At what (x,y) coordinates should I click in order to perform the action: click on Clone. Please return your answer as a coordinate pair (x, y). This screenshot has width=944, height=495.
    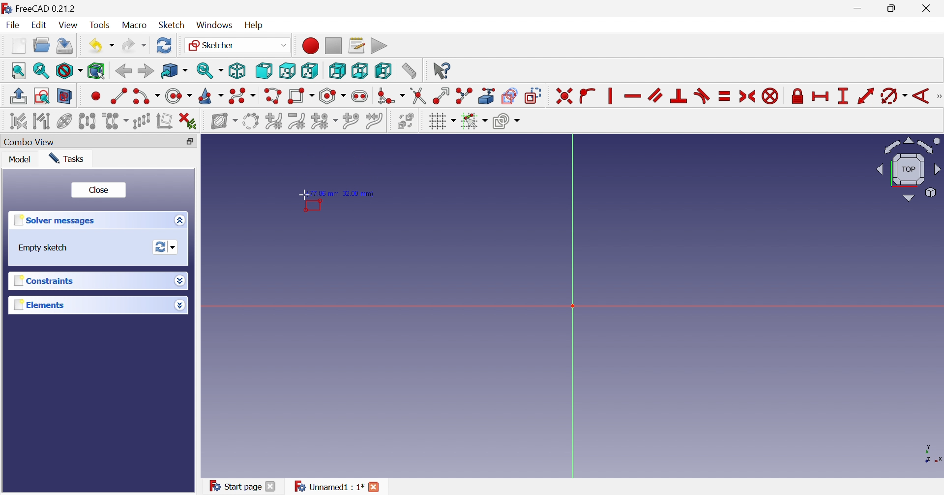
    Looking at the image, I should click on (115, 121).